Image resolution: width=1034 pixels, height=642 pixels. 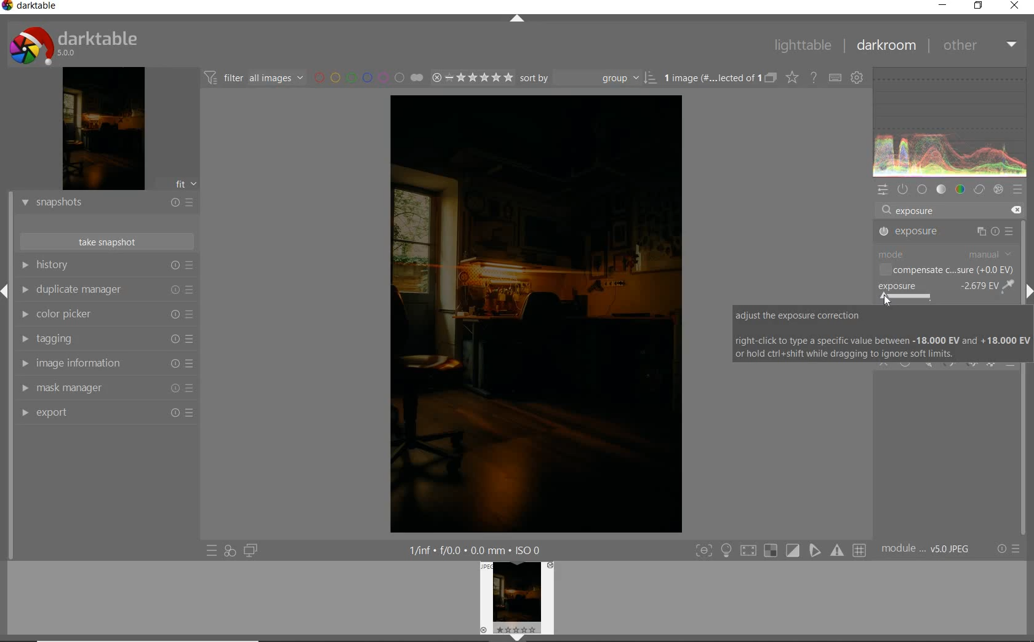 I want to click on export, so click(x=105, y=414).